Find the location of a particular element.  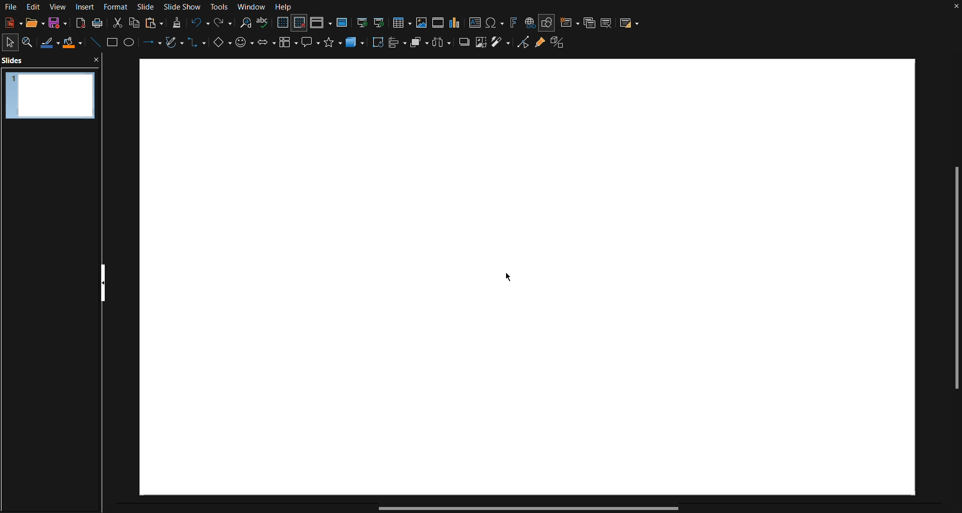

Connectors is located at coordinates (197, 47).